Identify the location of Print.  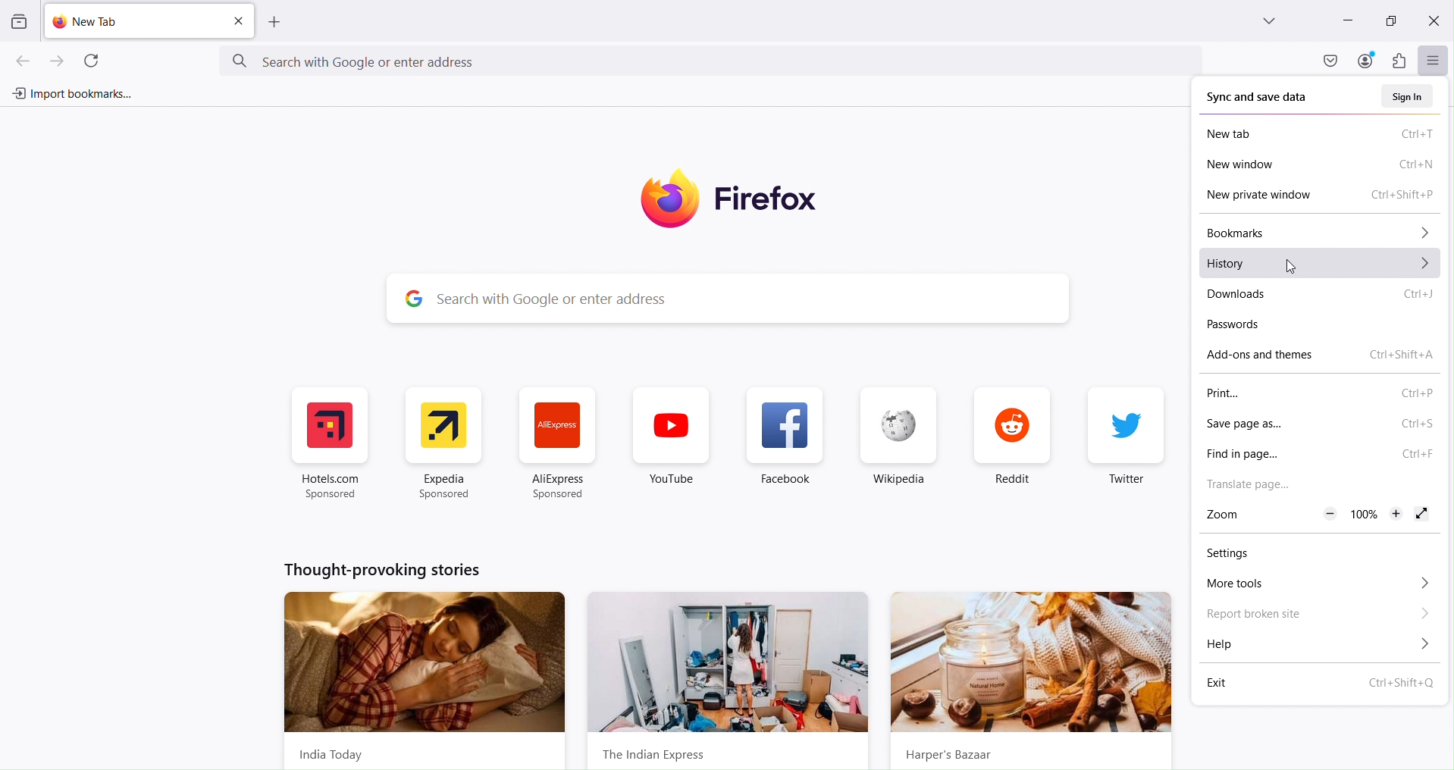
(1321, 393).